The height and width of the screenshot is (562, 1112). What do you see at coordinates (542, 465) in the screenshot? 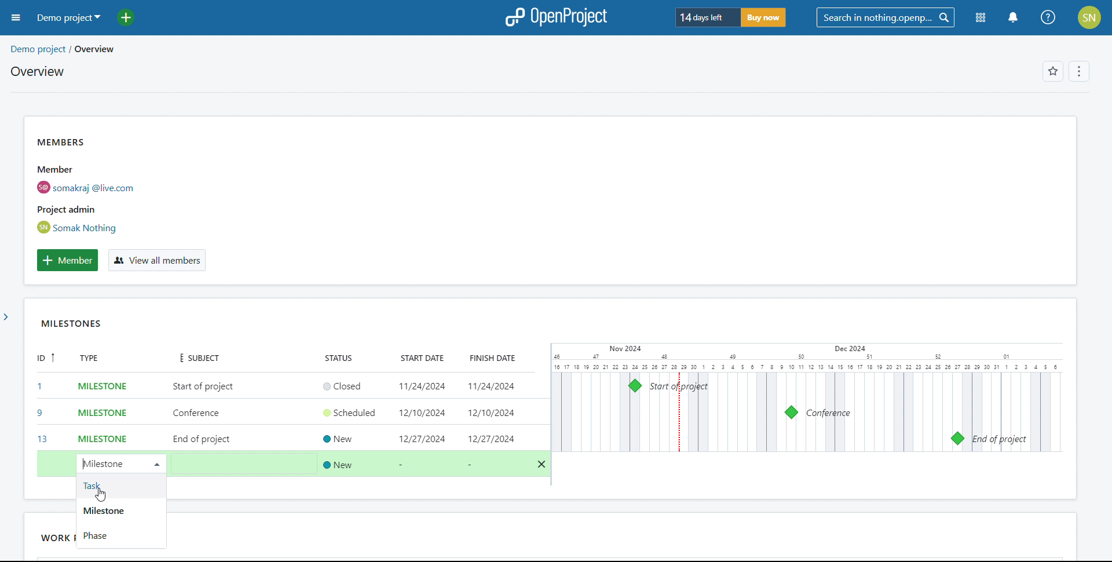
I see `delete` at bounding box center [542, 465].